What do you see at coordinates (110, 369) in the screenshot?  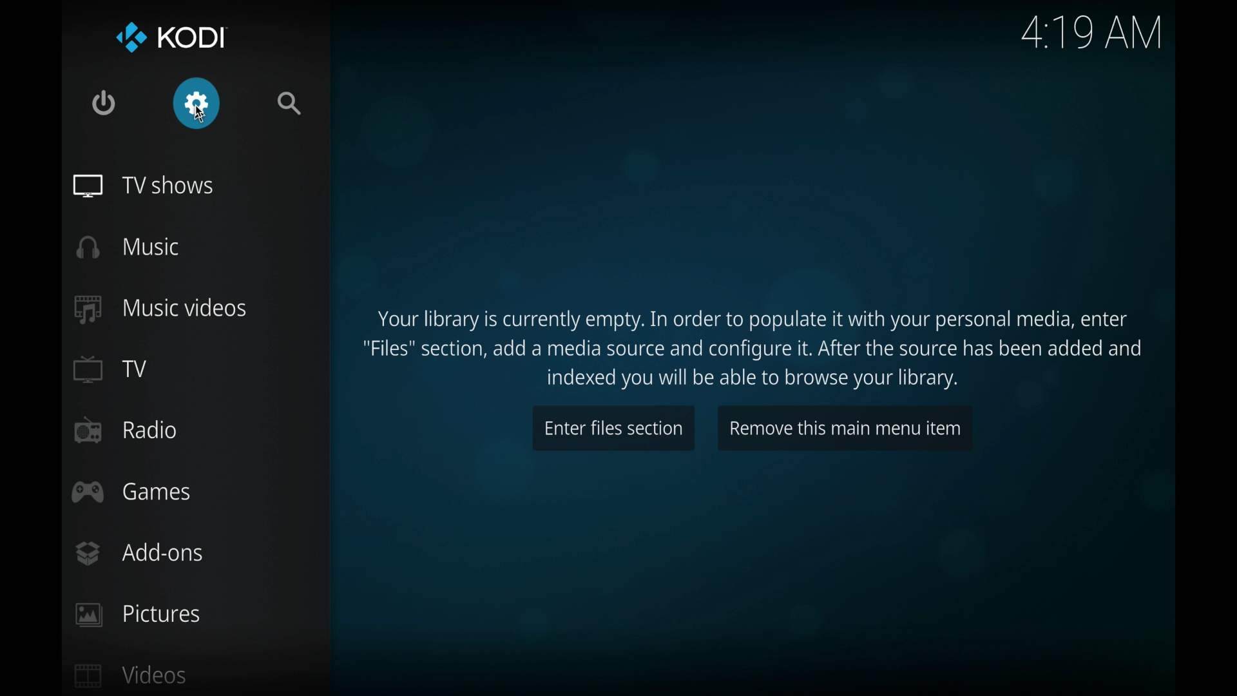 I see `tv` at bounding box center [110, 369].